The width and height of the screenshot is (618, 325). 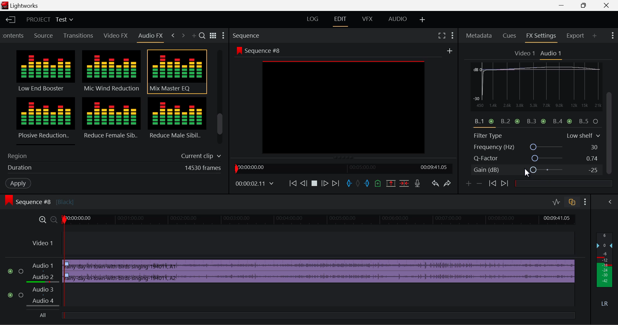 I want to click on Close, so click(x=603, y=5).